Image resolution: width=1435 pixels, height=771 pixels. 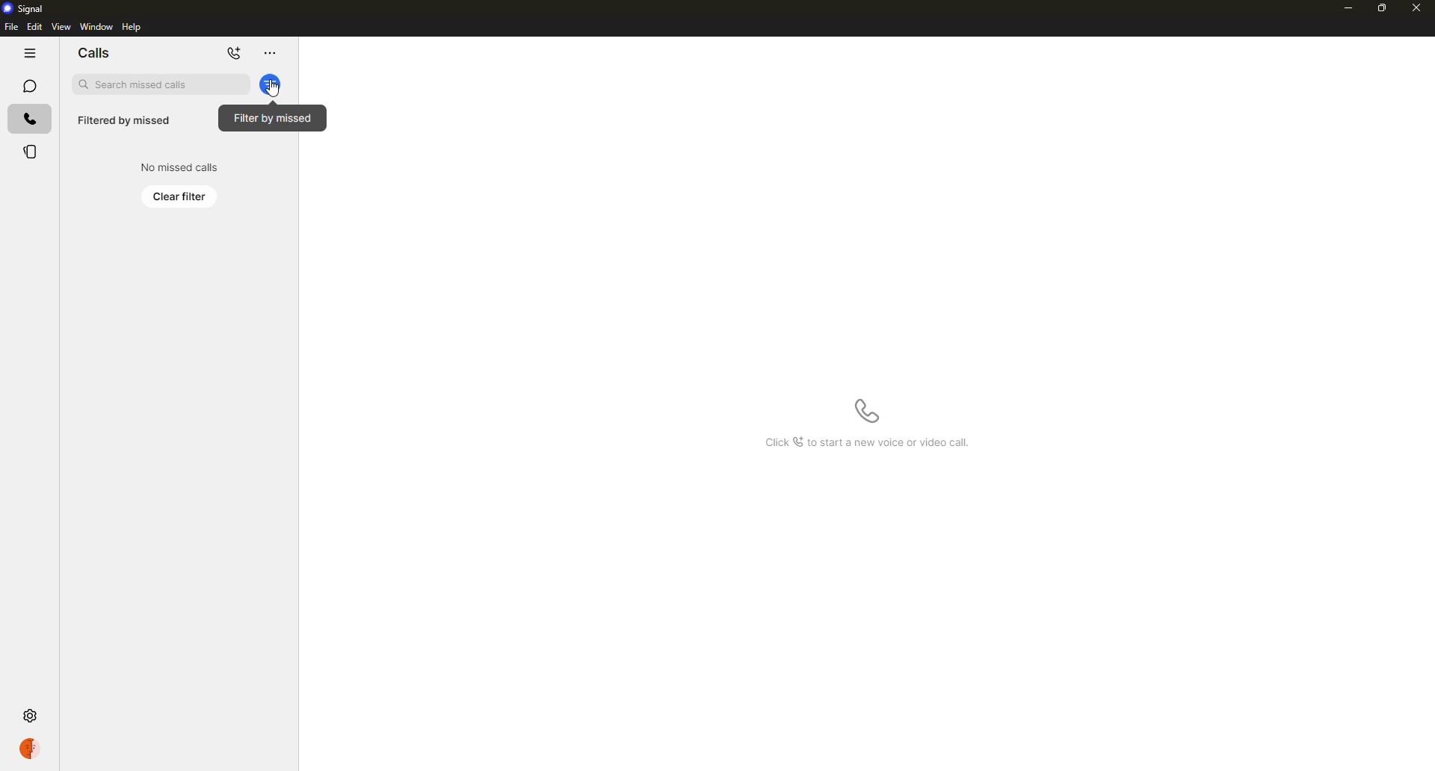 What do you see at coordinates (135, 27) in the screenshot?
I see `help` at bounding box center [135, 27].